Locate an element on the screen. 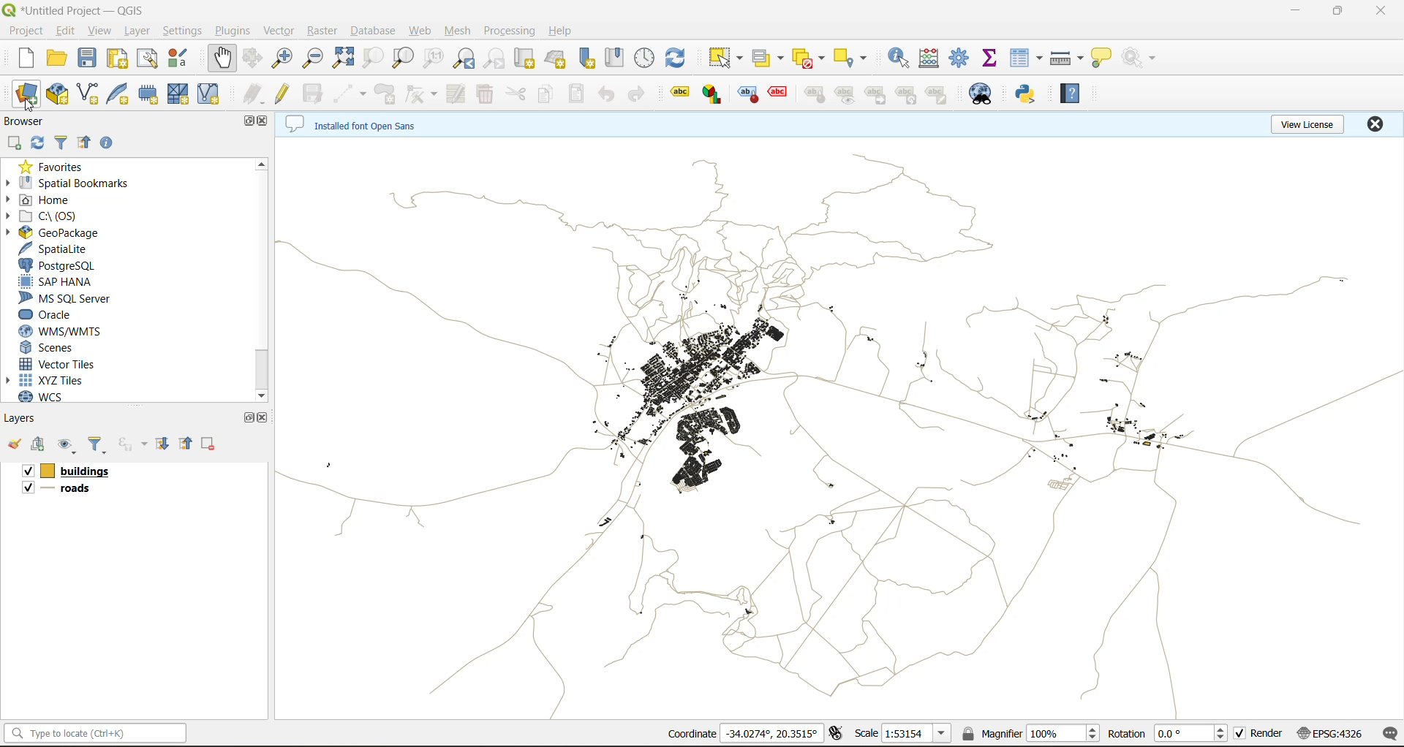 This screenshot has height=747, width=1404. zoom out is located at coordinates (314, 57).